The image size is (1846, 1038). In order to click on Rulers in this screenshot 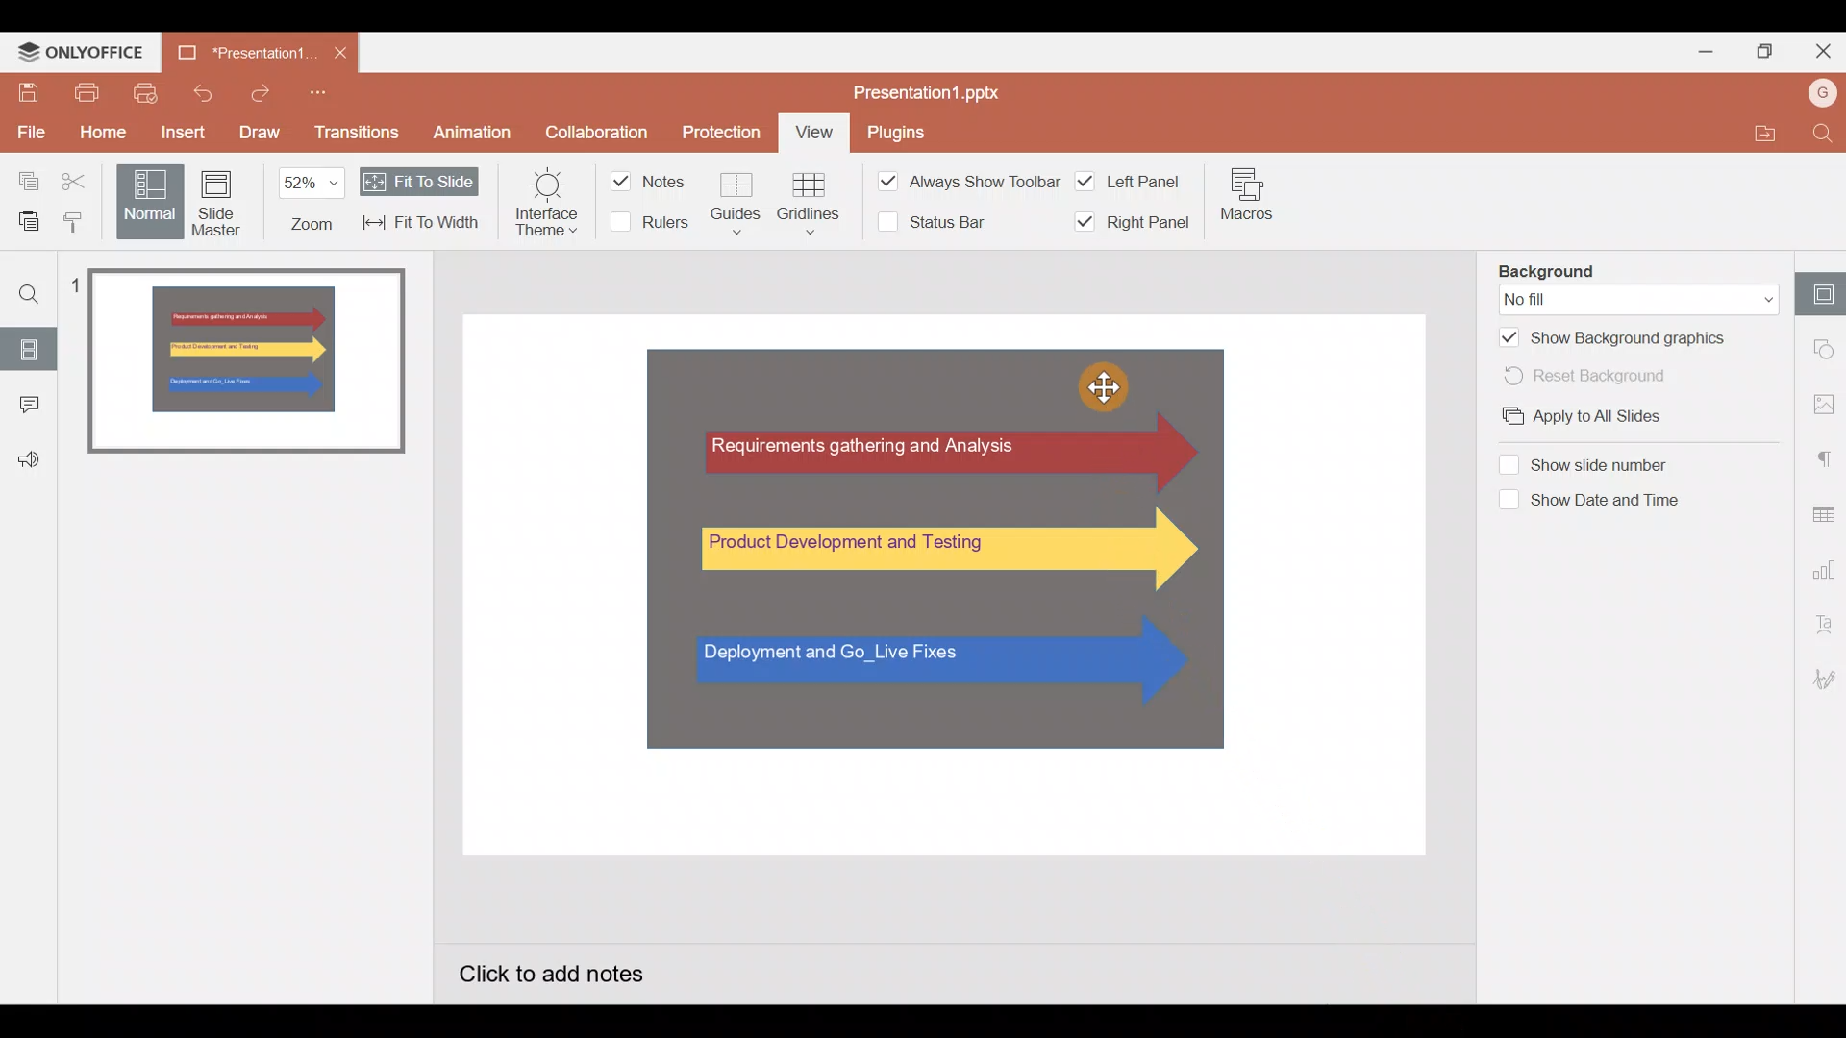, I will do `click(648, 224)`.